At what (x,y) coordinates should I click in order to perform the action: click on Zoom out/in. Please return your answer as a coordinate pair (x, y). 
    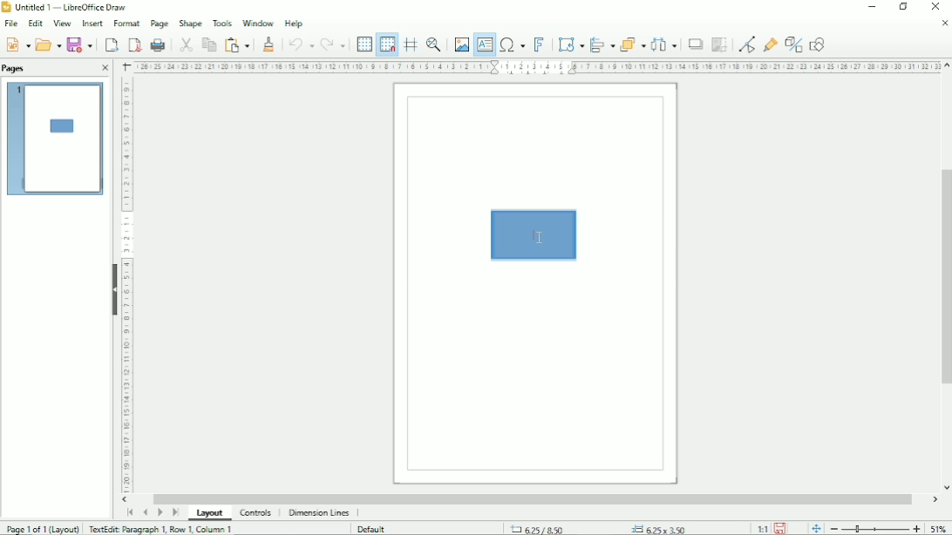
    Looking at the image, I should click on (876, 529).